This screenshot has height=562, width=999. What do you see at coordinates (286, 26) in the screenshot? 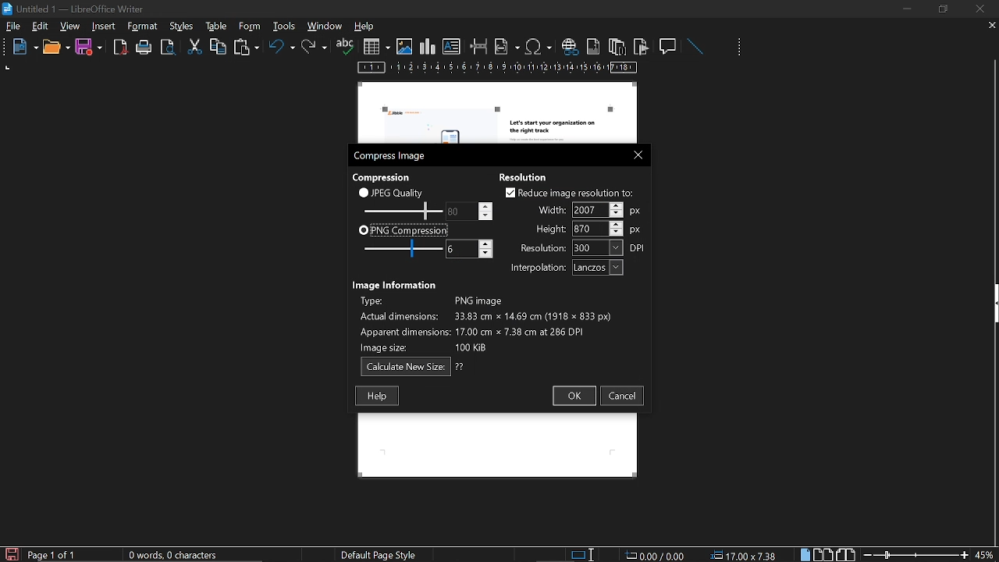
I see `form` at bounding box center [286, 26].